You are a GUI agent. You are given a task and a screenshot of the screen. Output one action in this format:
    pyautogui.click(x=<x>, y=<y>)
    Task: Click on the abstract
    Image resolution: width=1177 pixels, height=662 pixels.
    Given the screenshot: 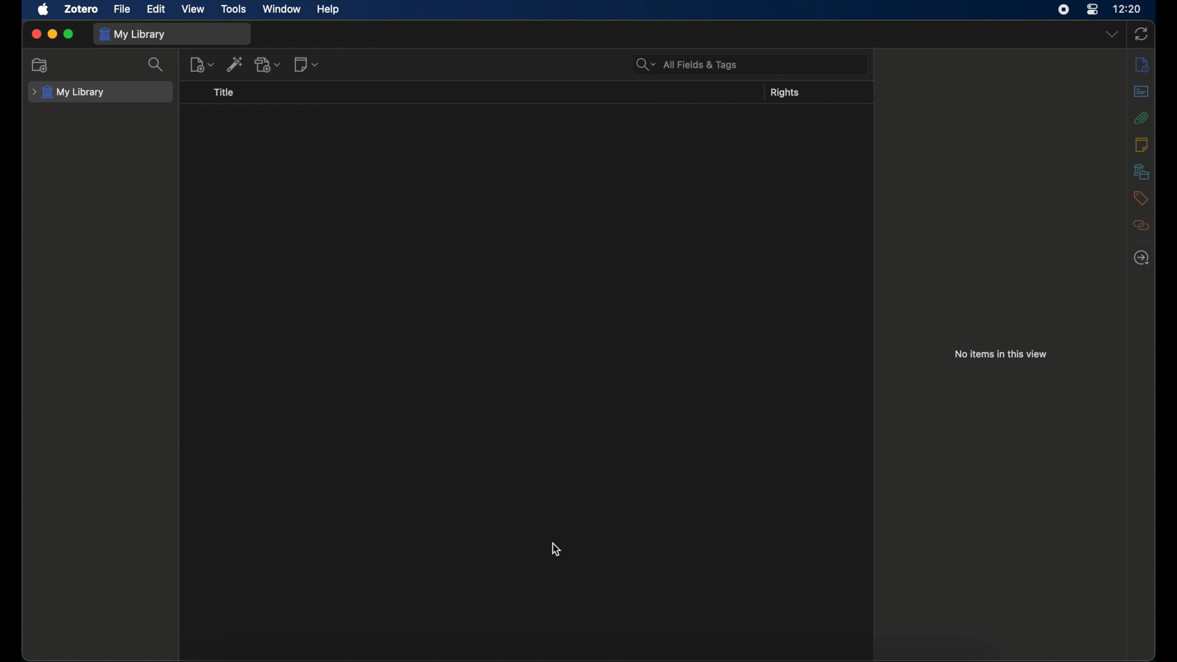 What is the action you would take?
    pyautogui.click(x=1141, y=92)
    